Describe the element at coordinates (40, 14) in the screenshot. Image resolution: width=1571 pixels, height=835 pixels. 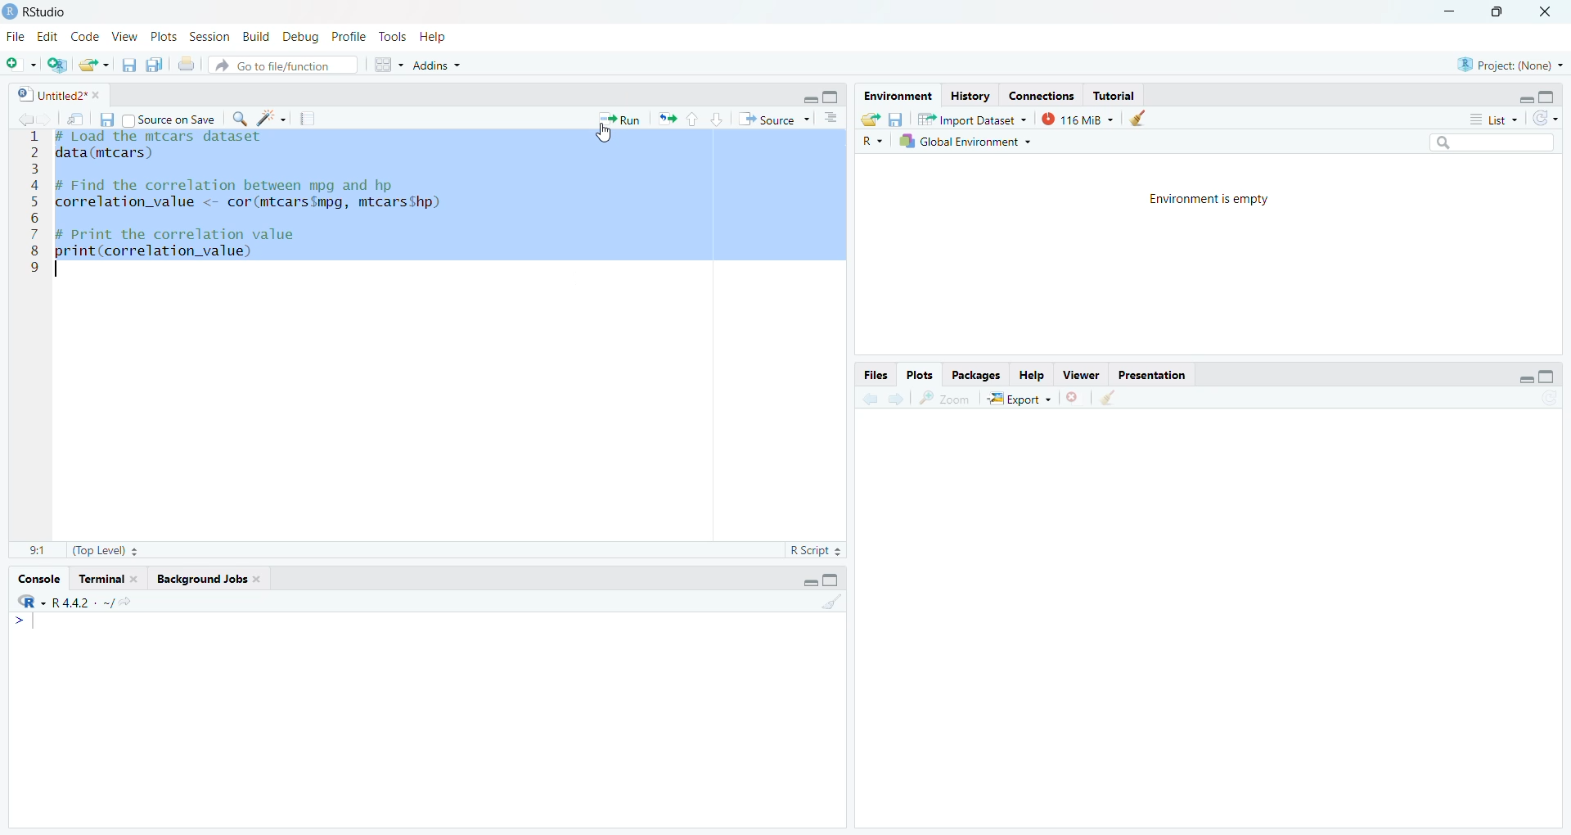
I see `RStudio` at that location.